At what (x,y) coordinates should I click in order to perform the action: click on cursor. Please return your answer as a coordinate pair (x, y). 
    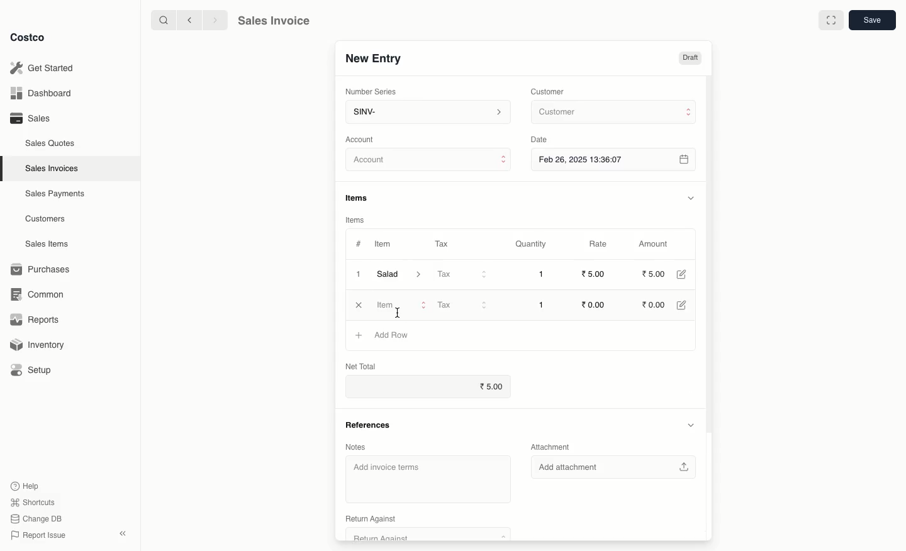
    Looking at the image, I should click on (398, 308).